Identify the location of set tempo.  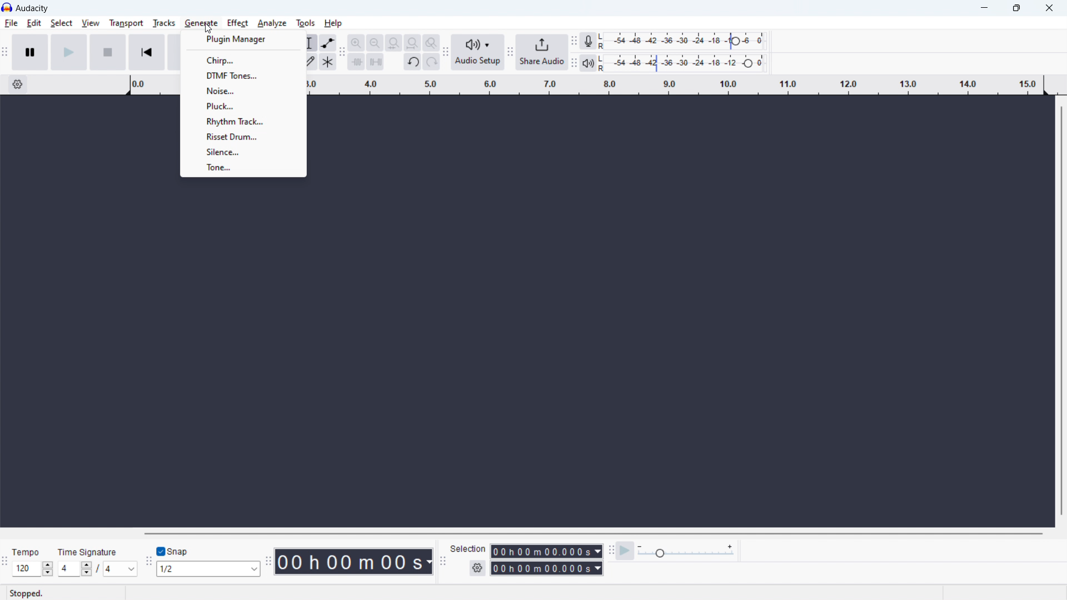
(33, 569).